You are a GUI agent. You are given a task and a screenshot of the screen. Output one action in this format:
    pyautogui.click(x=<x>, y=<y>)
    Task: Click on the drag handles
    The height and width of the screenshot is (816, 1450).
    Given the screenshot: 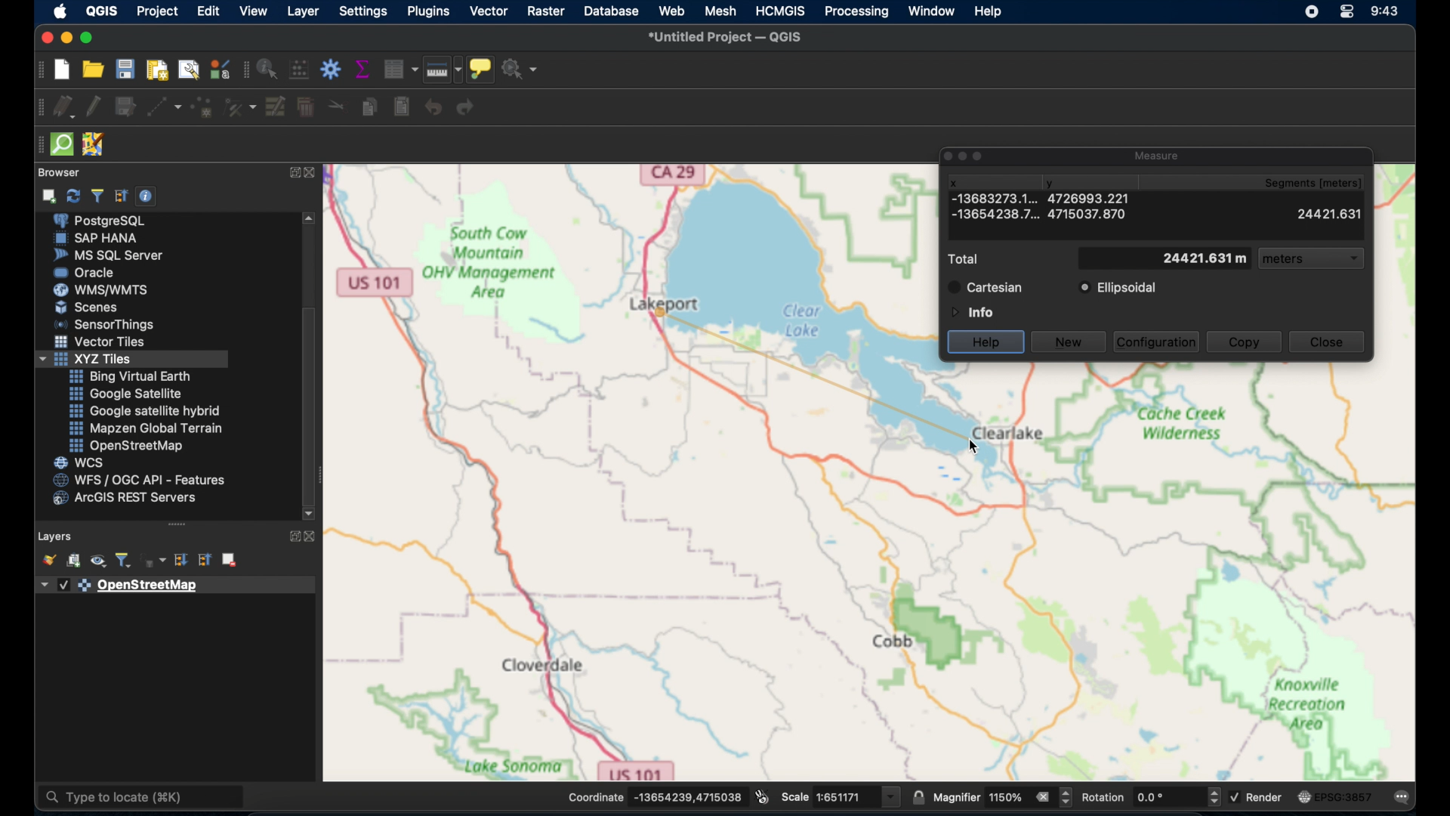 What is the action you would take?
    pyautogui.click(x=37, y=147)
    